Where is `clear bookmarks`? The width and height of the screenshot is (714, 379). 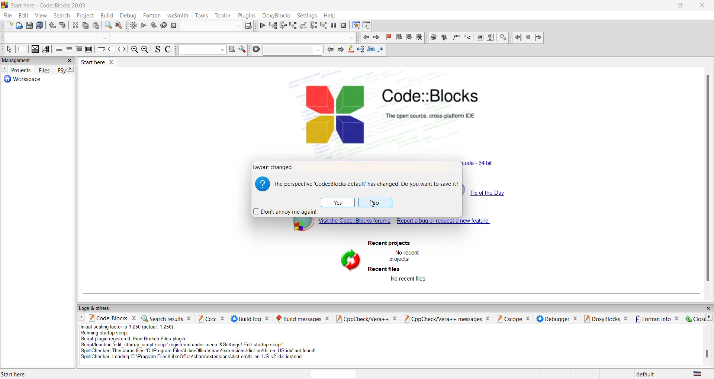
clear bookmarks is located at coordinates (419, 37).